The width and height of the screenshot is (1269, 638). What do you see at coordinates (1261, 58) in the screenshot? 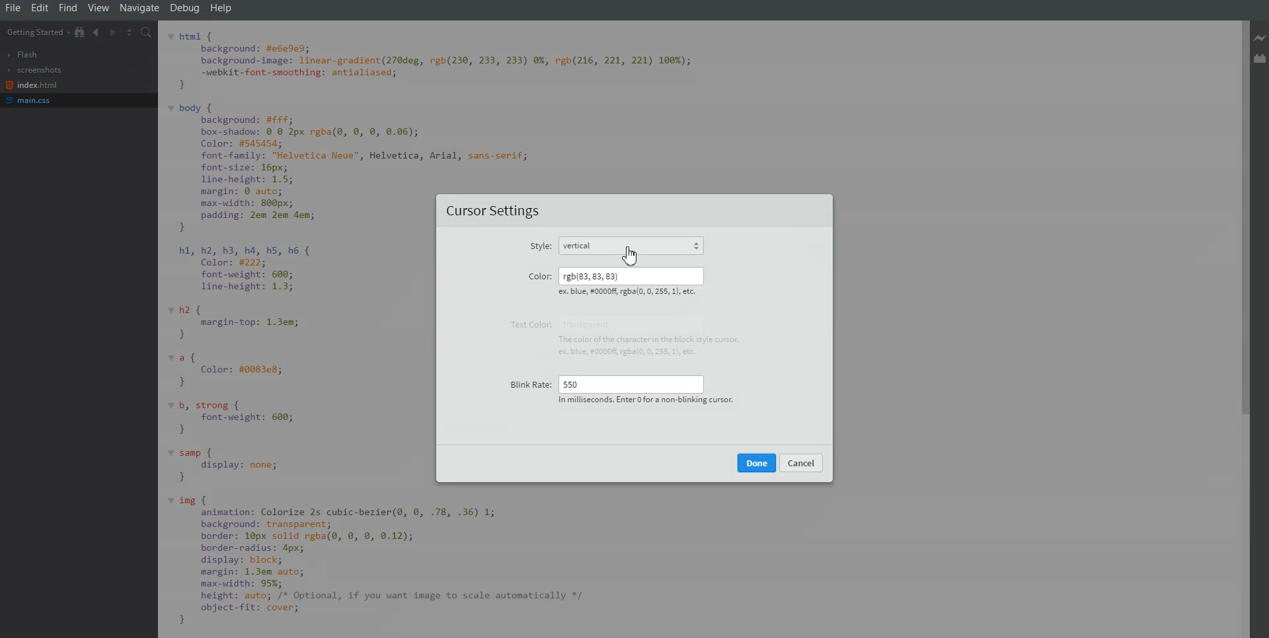
I see `Extension Manager` at bounding box center [1261, 58].